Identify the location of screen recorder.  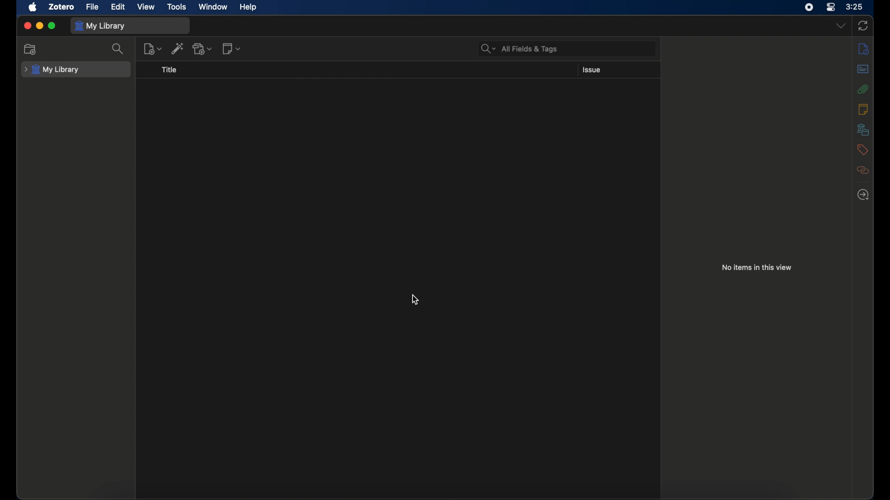
(809, 7).